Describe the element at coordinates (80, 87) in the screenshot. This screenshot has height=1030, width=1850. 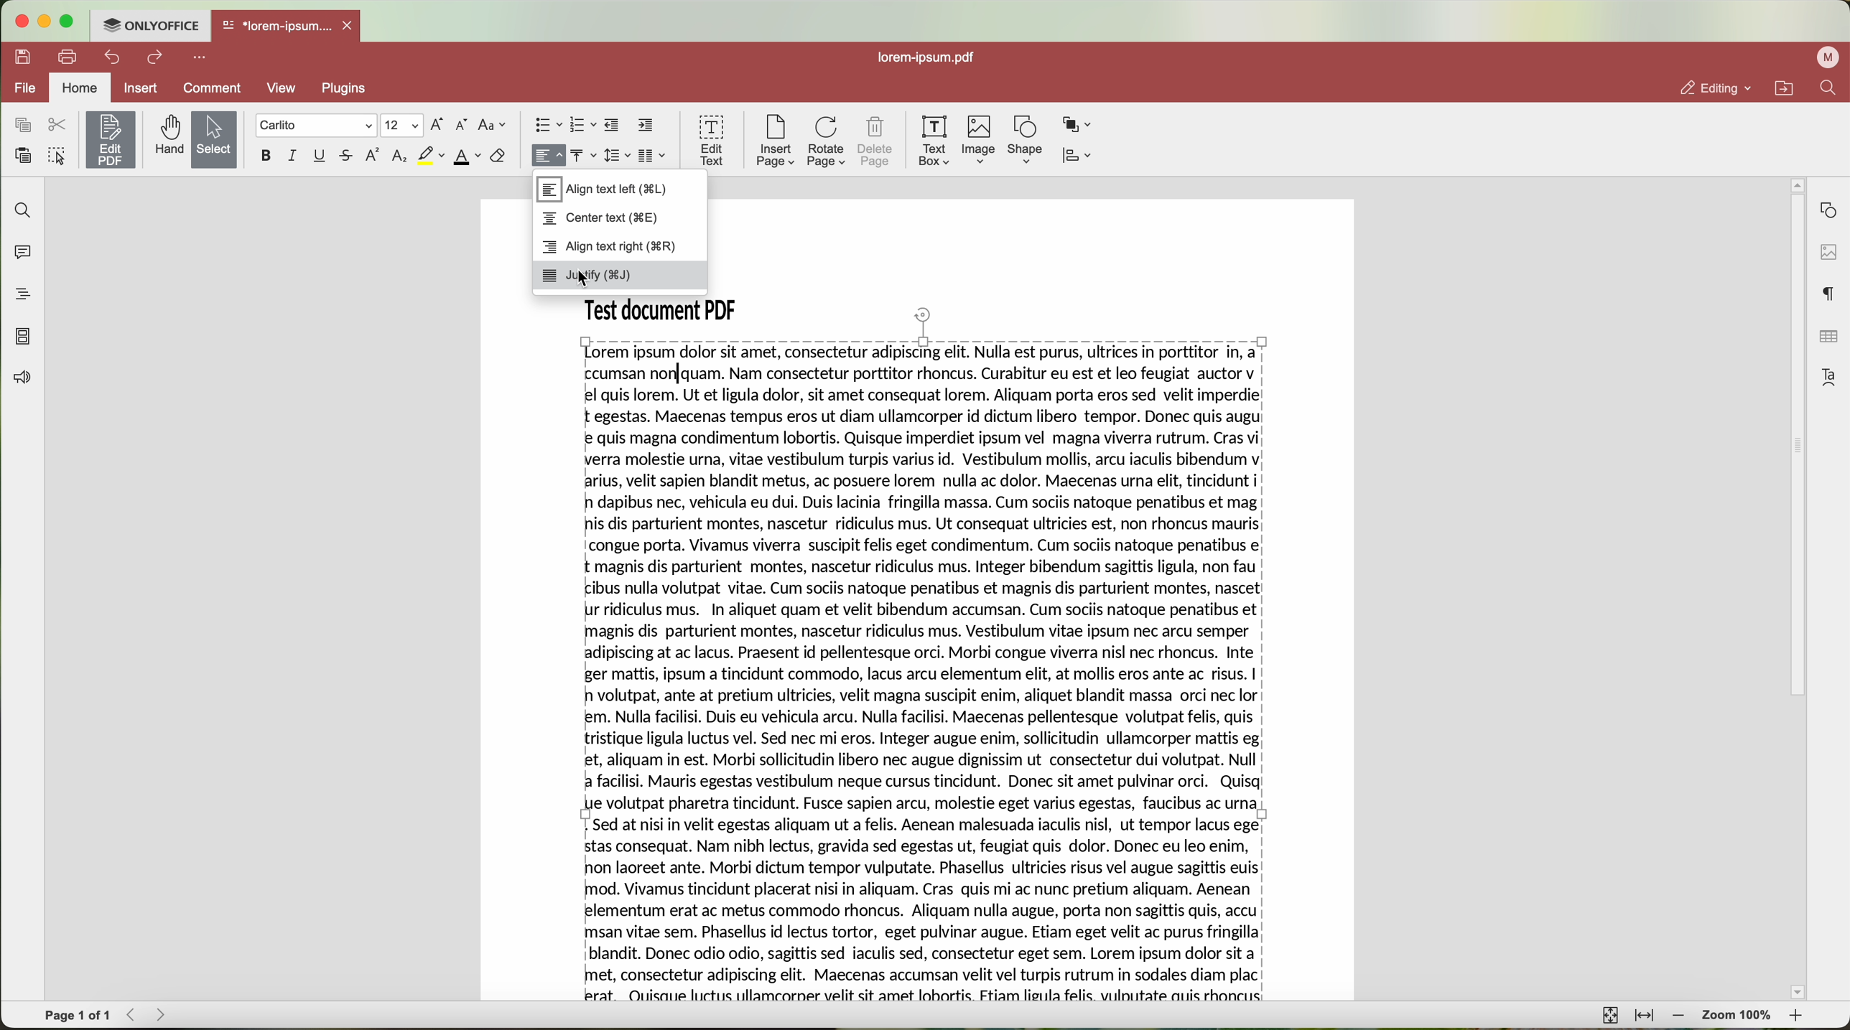
I see `home` at that location.